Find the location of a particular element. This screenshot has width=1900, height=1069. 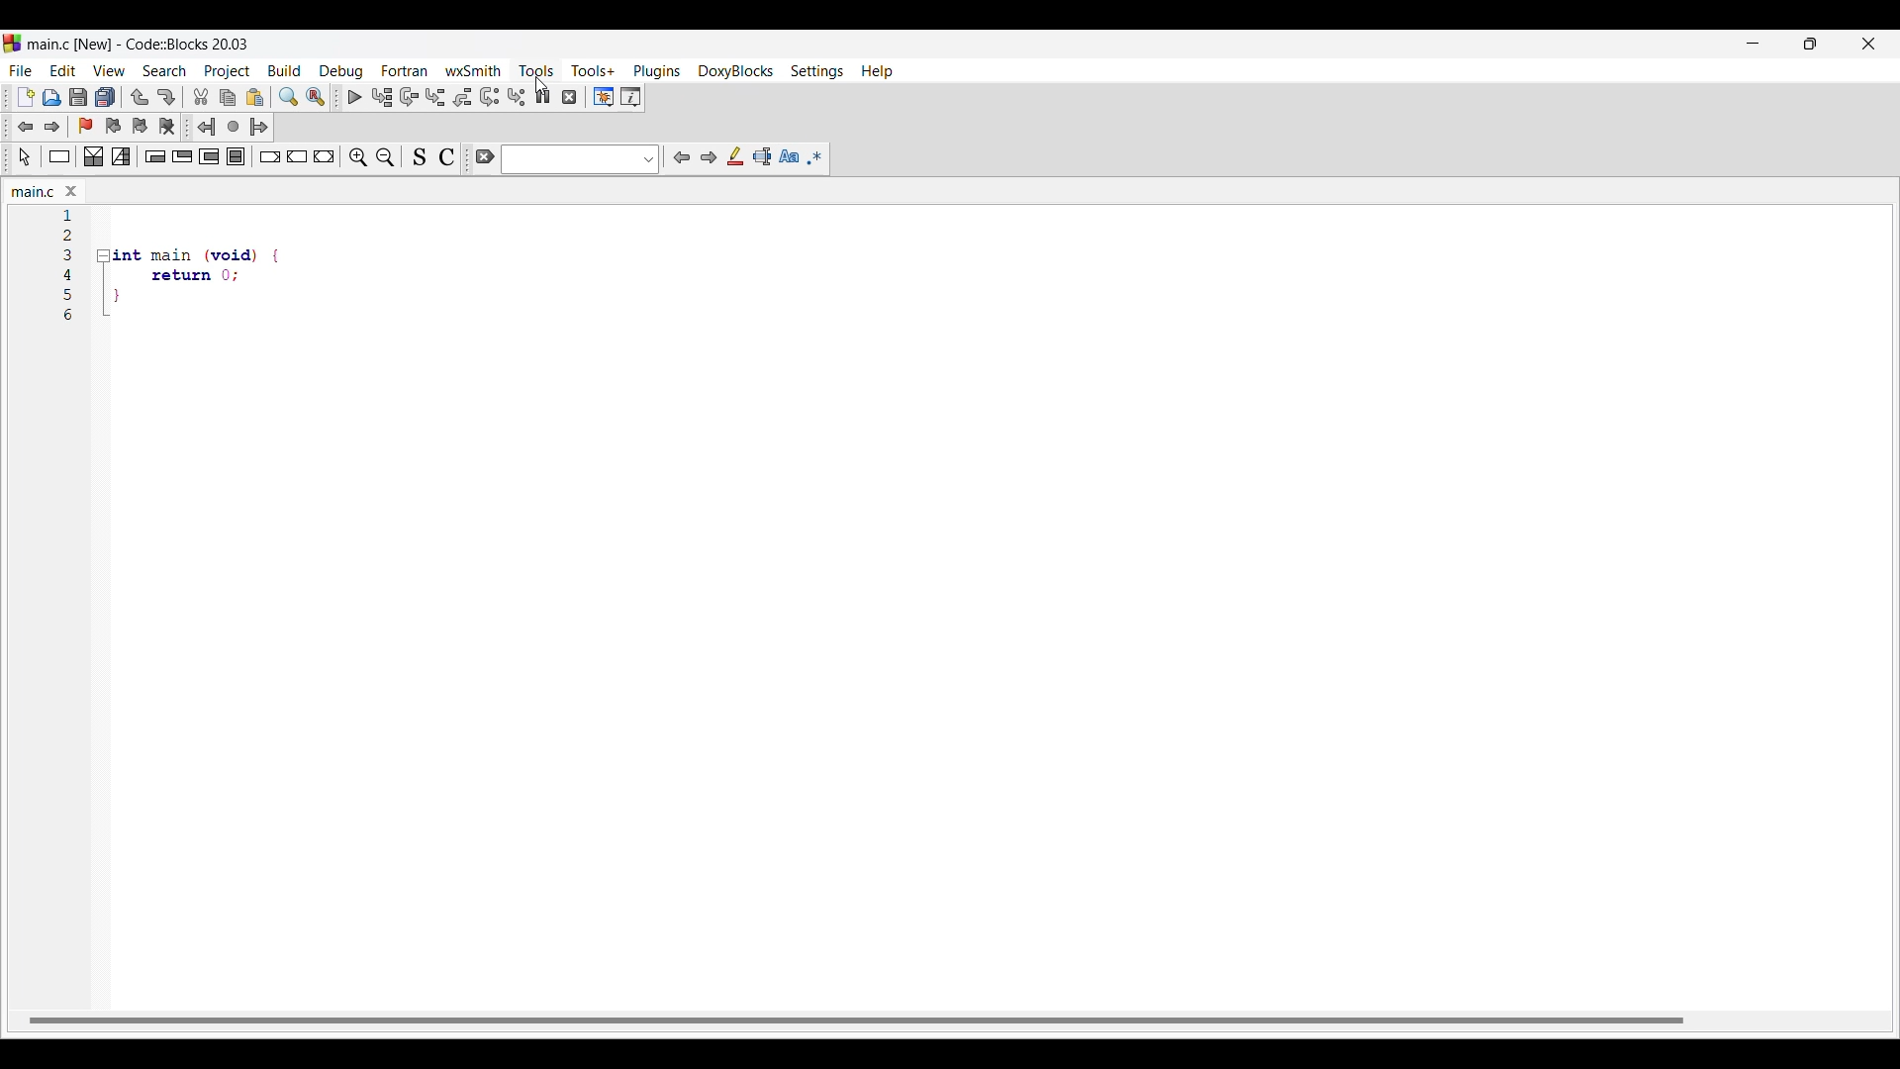

Close interface is located at coordinates (1868, 44).